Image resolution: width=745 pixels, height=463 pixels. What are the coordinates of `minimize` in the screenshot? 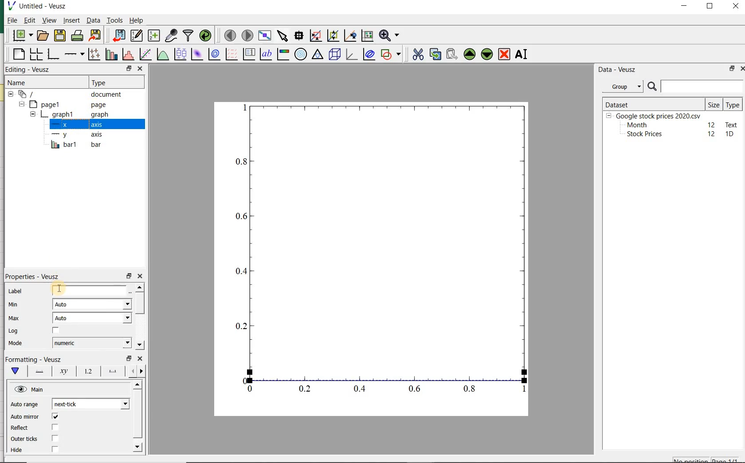 It's located at (685, 7).